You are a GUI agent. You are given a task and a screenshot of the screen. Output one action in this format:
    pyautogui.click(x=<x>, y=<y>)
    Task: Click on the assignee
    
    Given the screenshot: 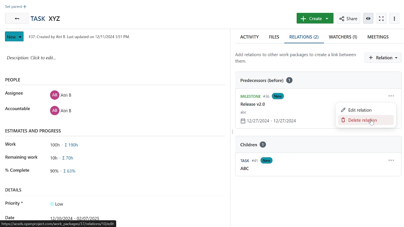 What is the action you would take?
    pyautogui.click(x=16, y=93)
    